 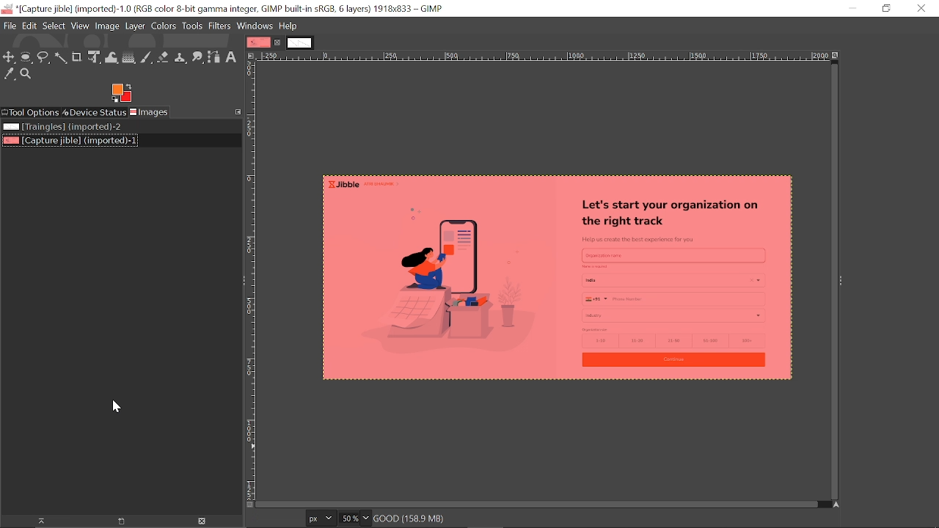 What do you see at coordinates (112, 409) in the screenshot?
I see `cursor` at bounding box center [112, 409].